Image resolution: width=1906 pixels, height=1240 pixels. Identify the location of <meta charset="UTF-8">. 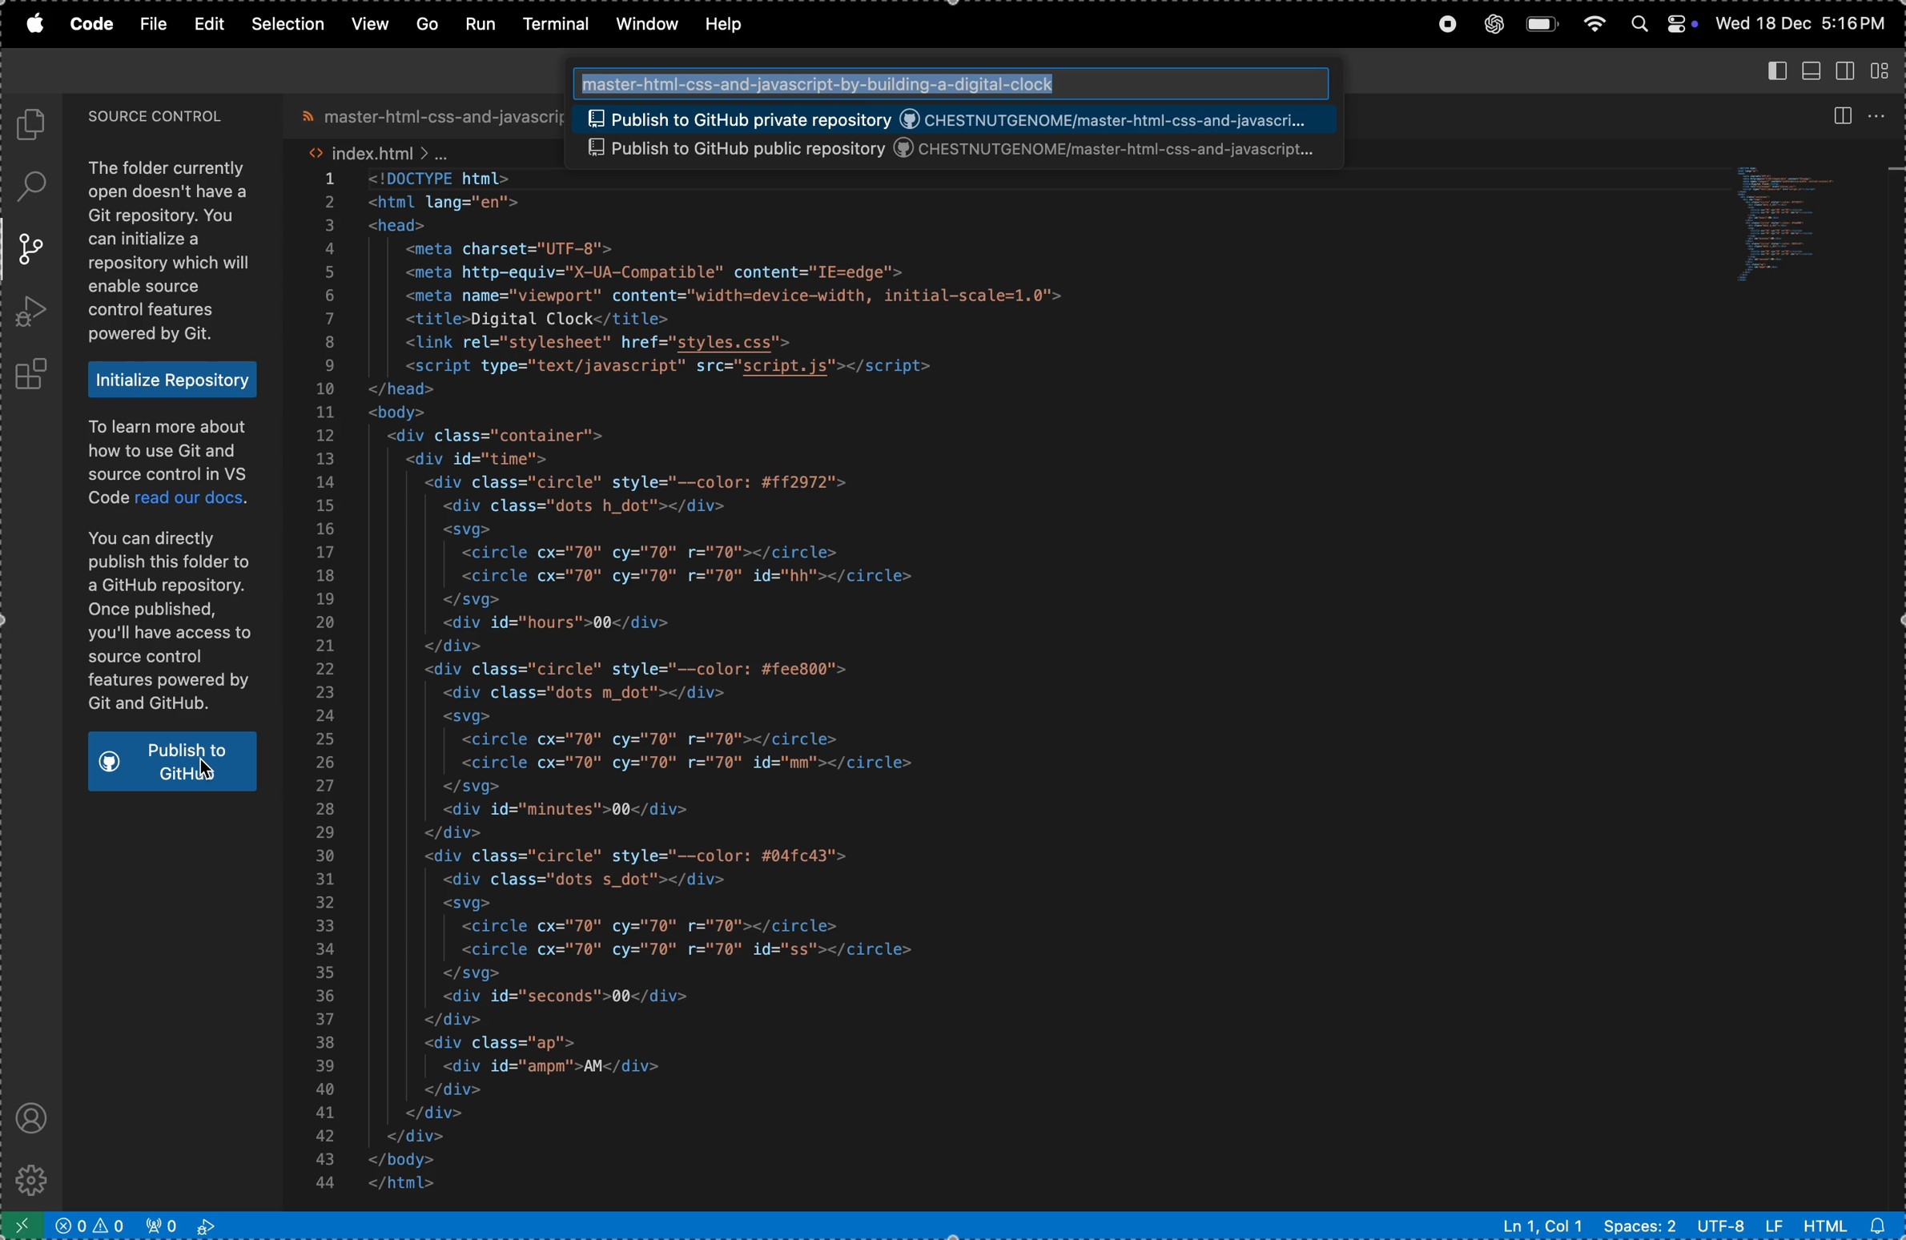
(527, 251).